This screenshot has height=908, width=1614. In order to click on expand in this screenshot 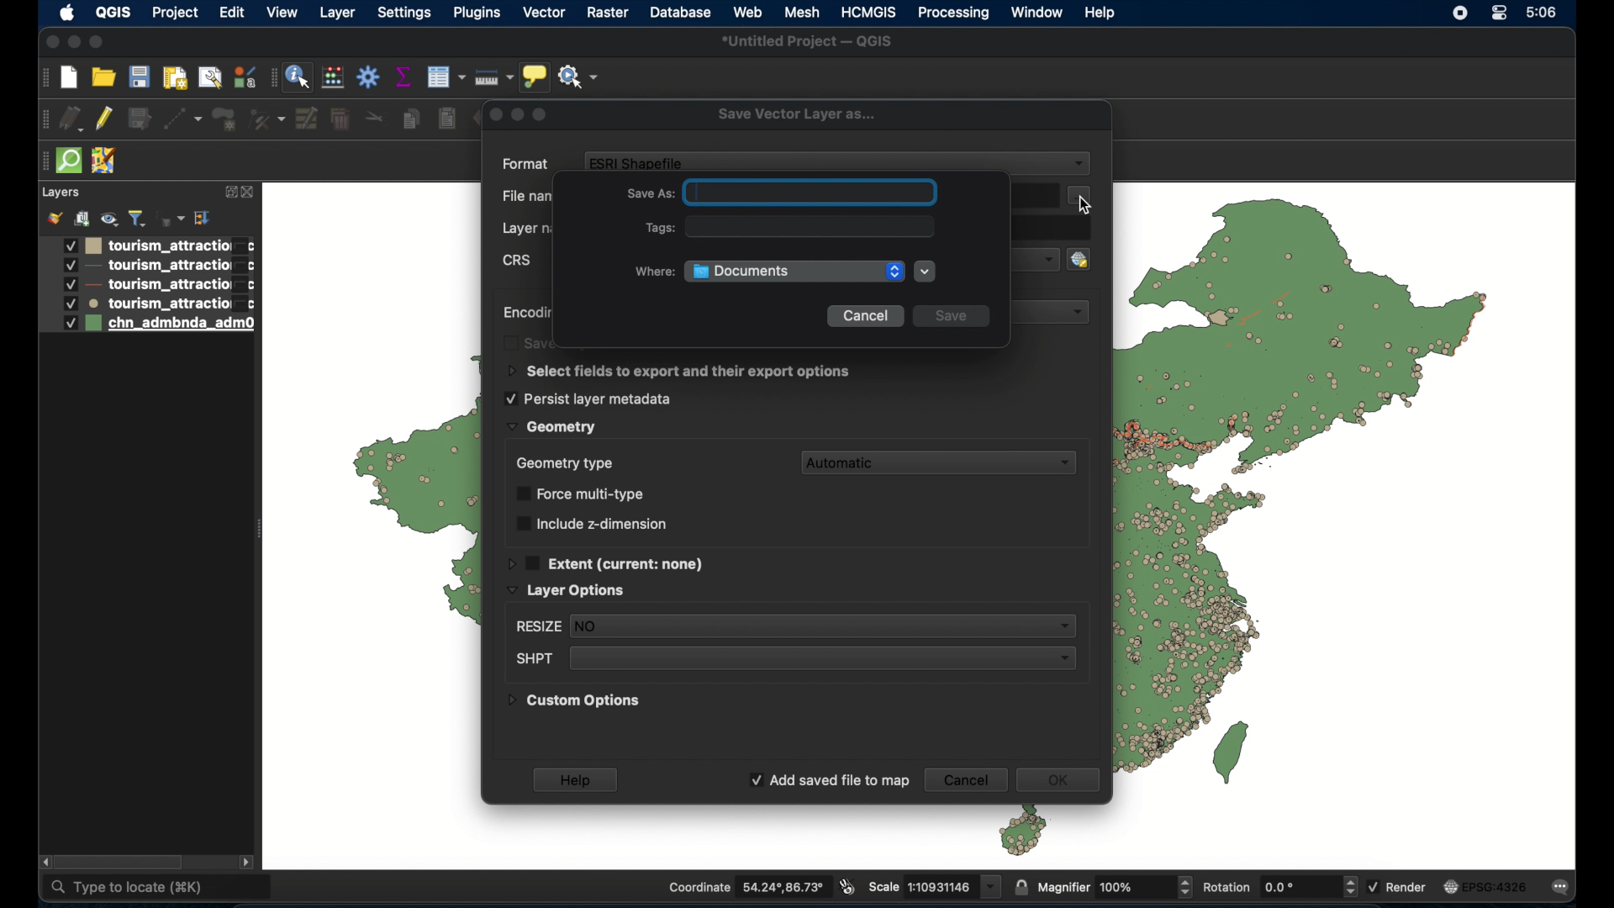, I will do `click(229, 193)`.